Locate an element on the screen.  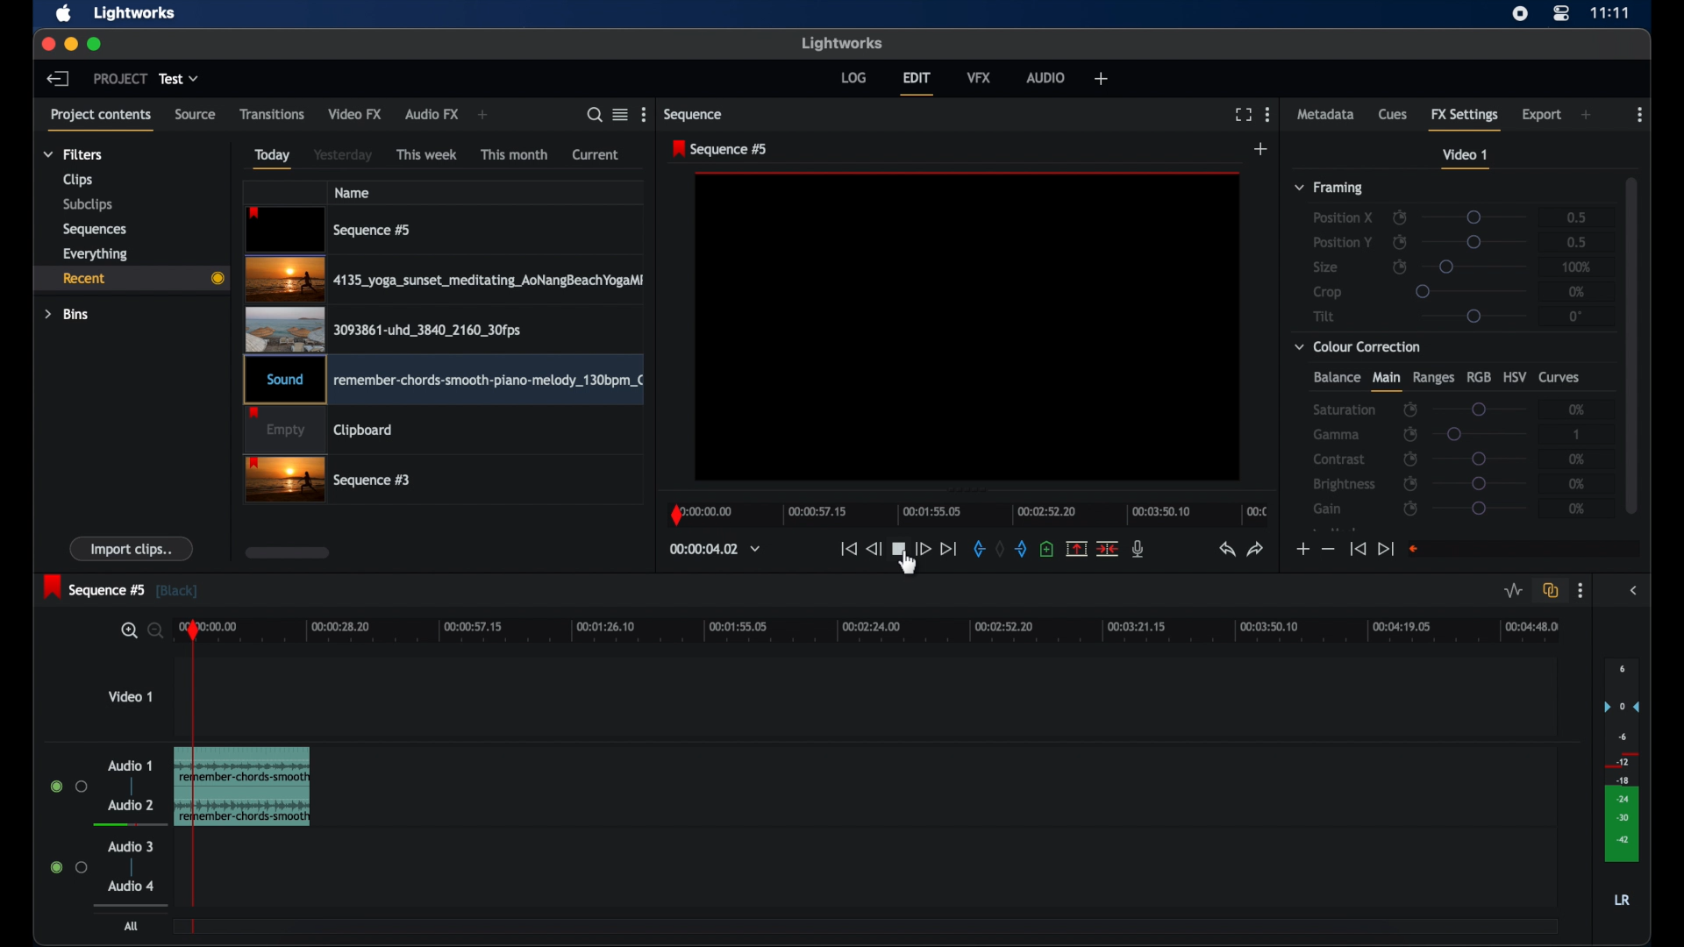
sequence is located at coordinates (694, 114).